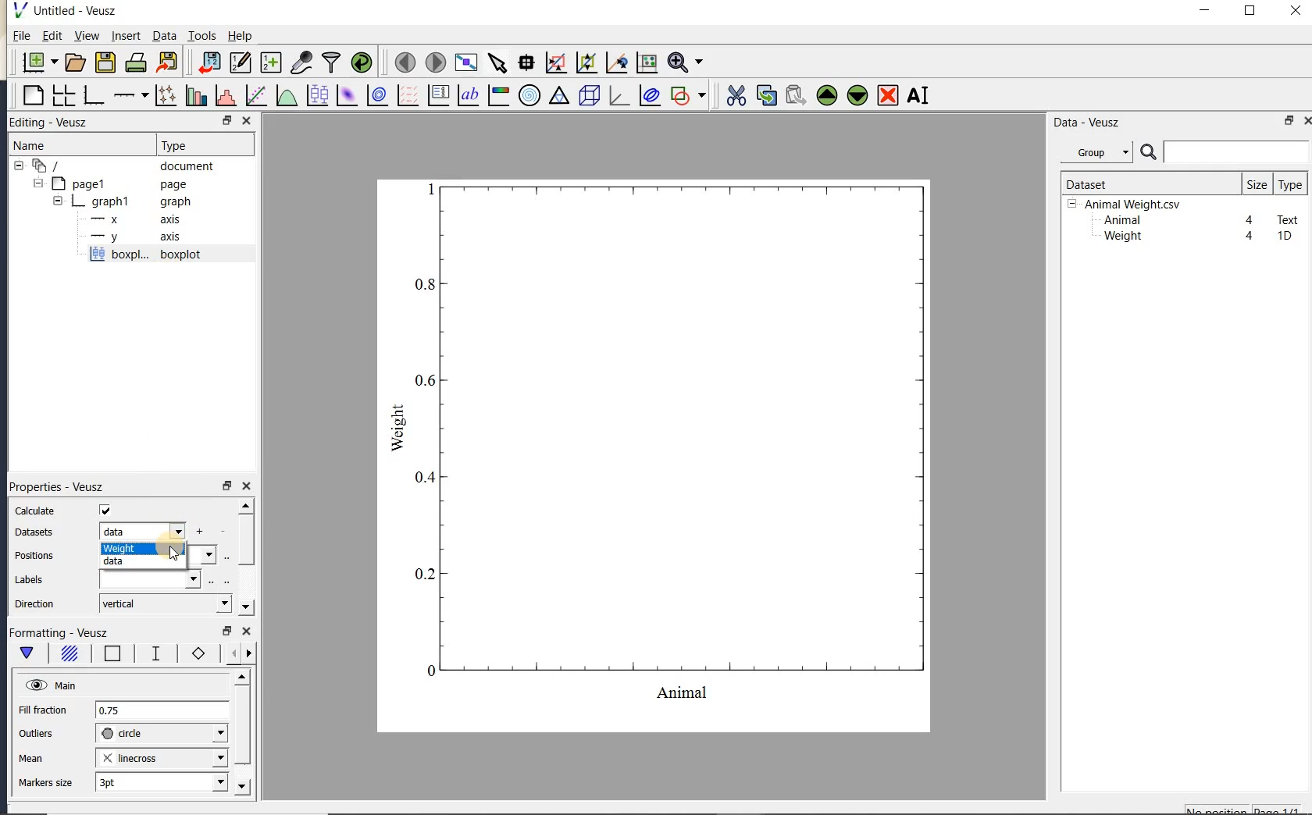 The height and width of the screenshot is (815, 1312). Describe the element at coordinates (37, 734) in the screenshot. I see `outliers` at that location.